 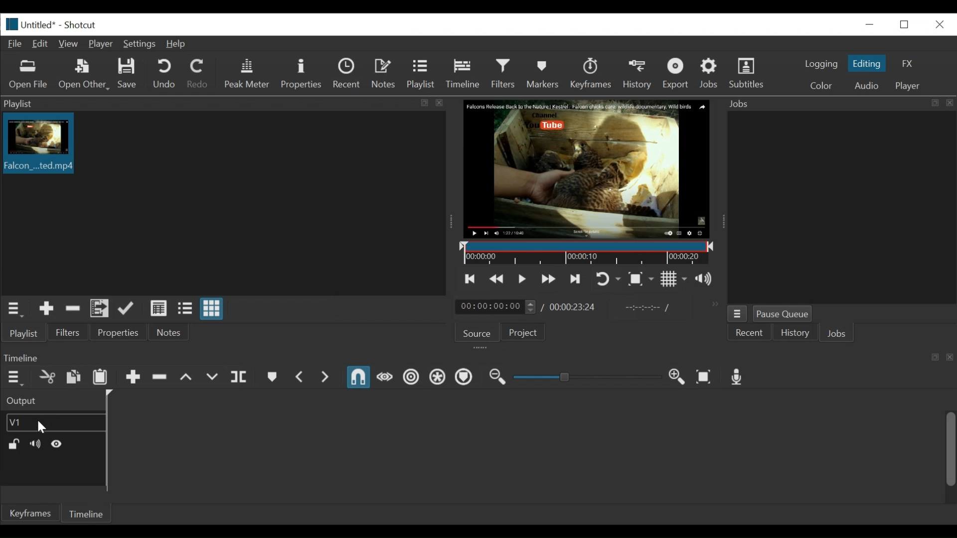 What do you see at coordinates (673, 279) in the screenshot?
I see `Toggle grid display on the player` at bounding box center [673, 279].